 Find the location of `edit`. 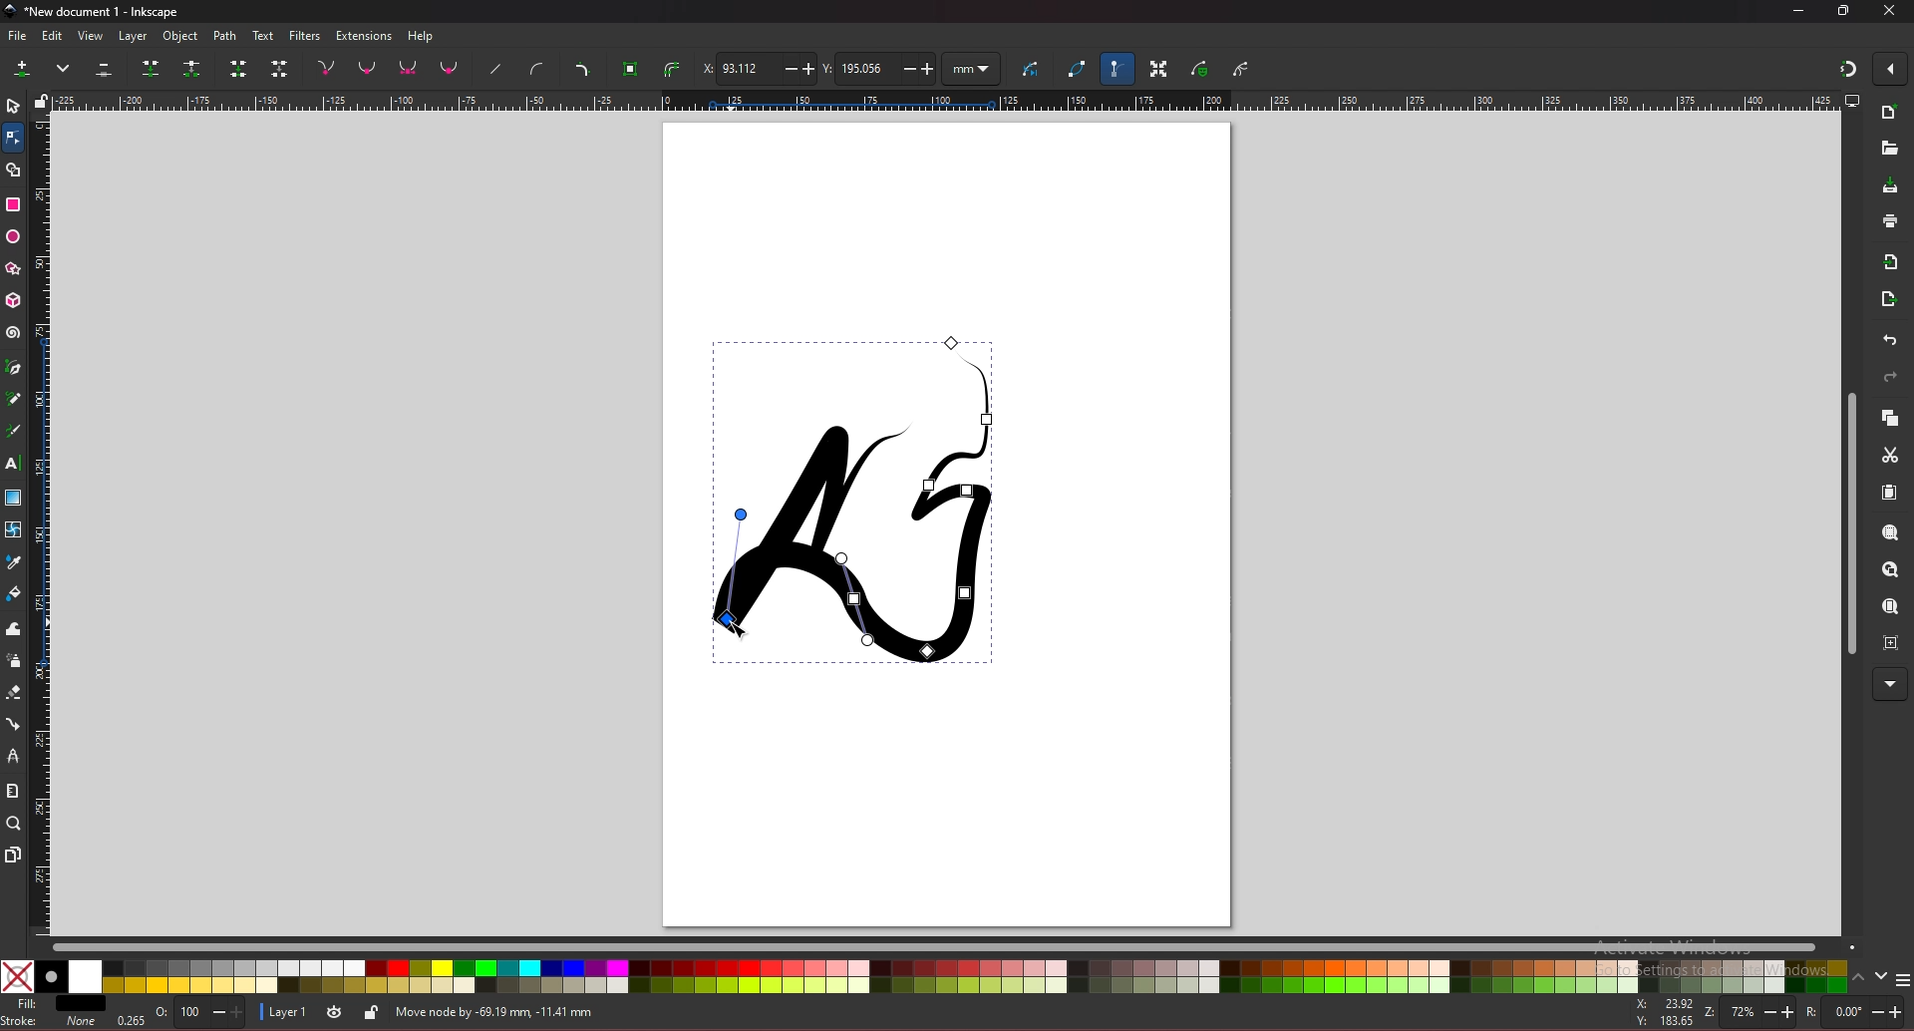

edit is located at coordinates (53, 36).